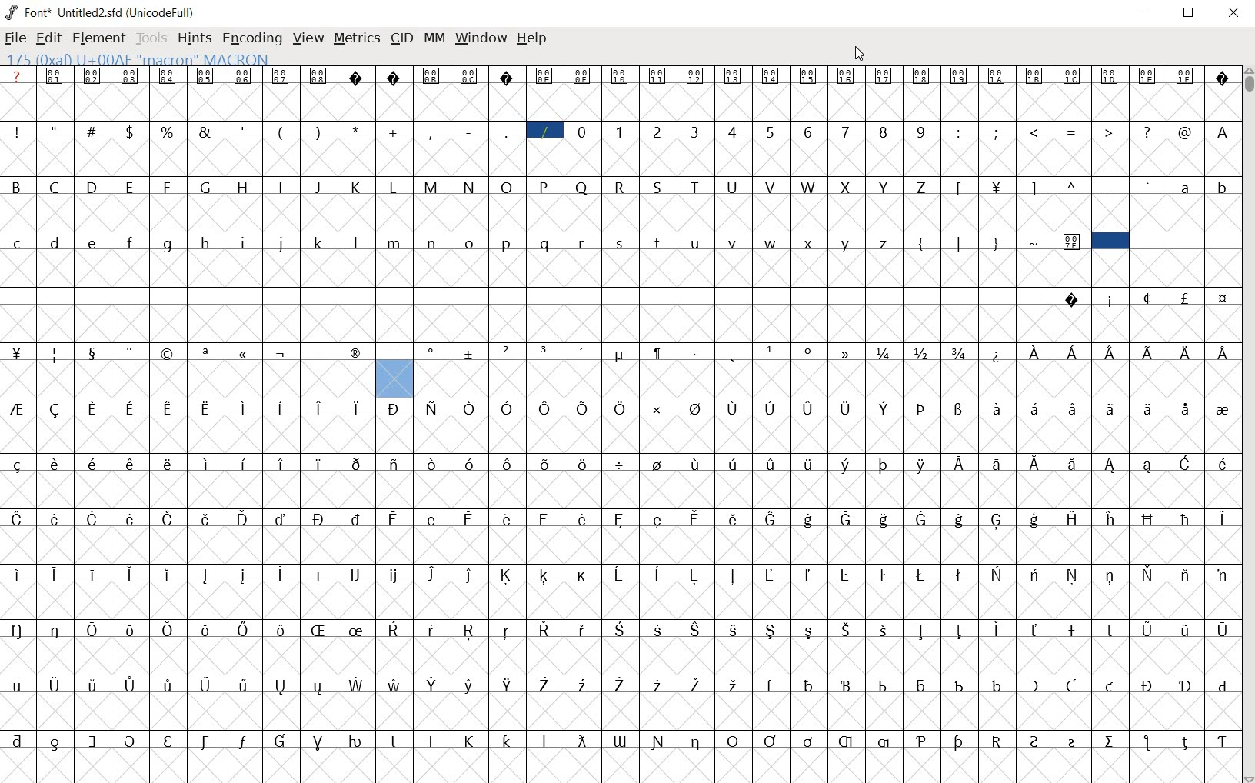 The height and width of the screenshot is (783, 1255). I want to click on 0, so click(583, 130).